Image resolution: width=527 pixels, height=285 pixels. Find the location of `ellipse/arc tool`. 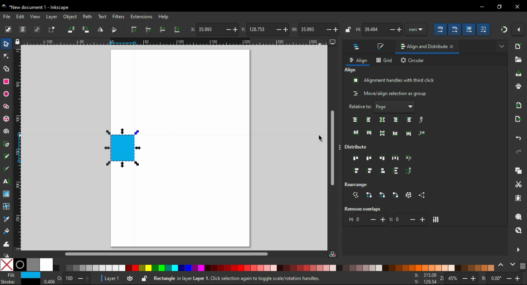

ellipse/arc tool is located at coordinates (7, 94).